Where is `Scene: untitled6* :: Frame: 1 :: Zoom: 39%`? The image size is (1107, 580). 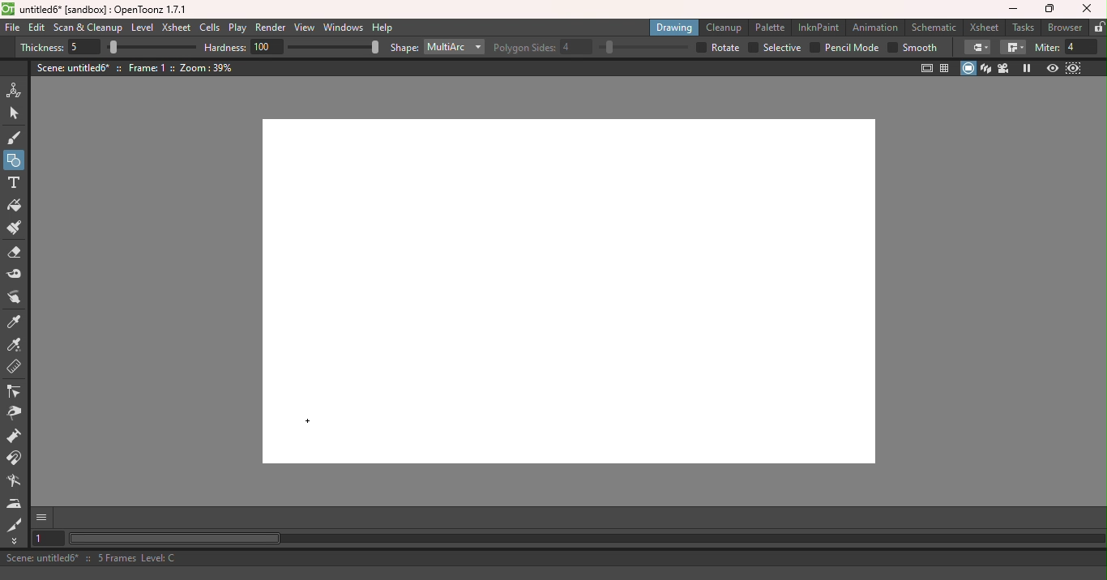
Scene: untitled6* :: Frame: 1 :: Zoom: 39% is located at coordinates (135, 67).